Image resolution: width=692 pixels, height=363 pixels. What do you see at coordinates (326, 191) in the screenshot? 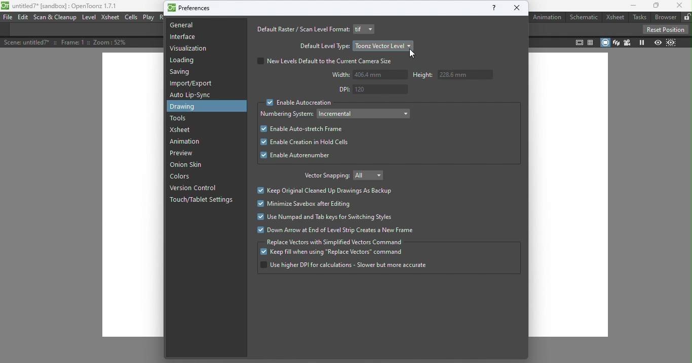
I see `Keep original cleaned up drawings as backup` at bounding box center [326, 191].